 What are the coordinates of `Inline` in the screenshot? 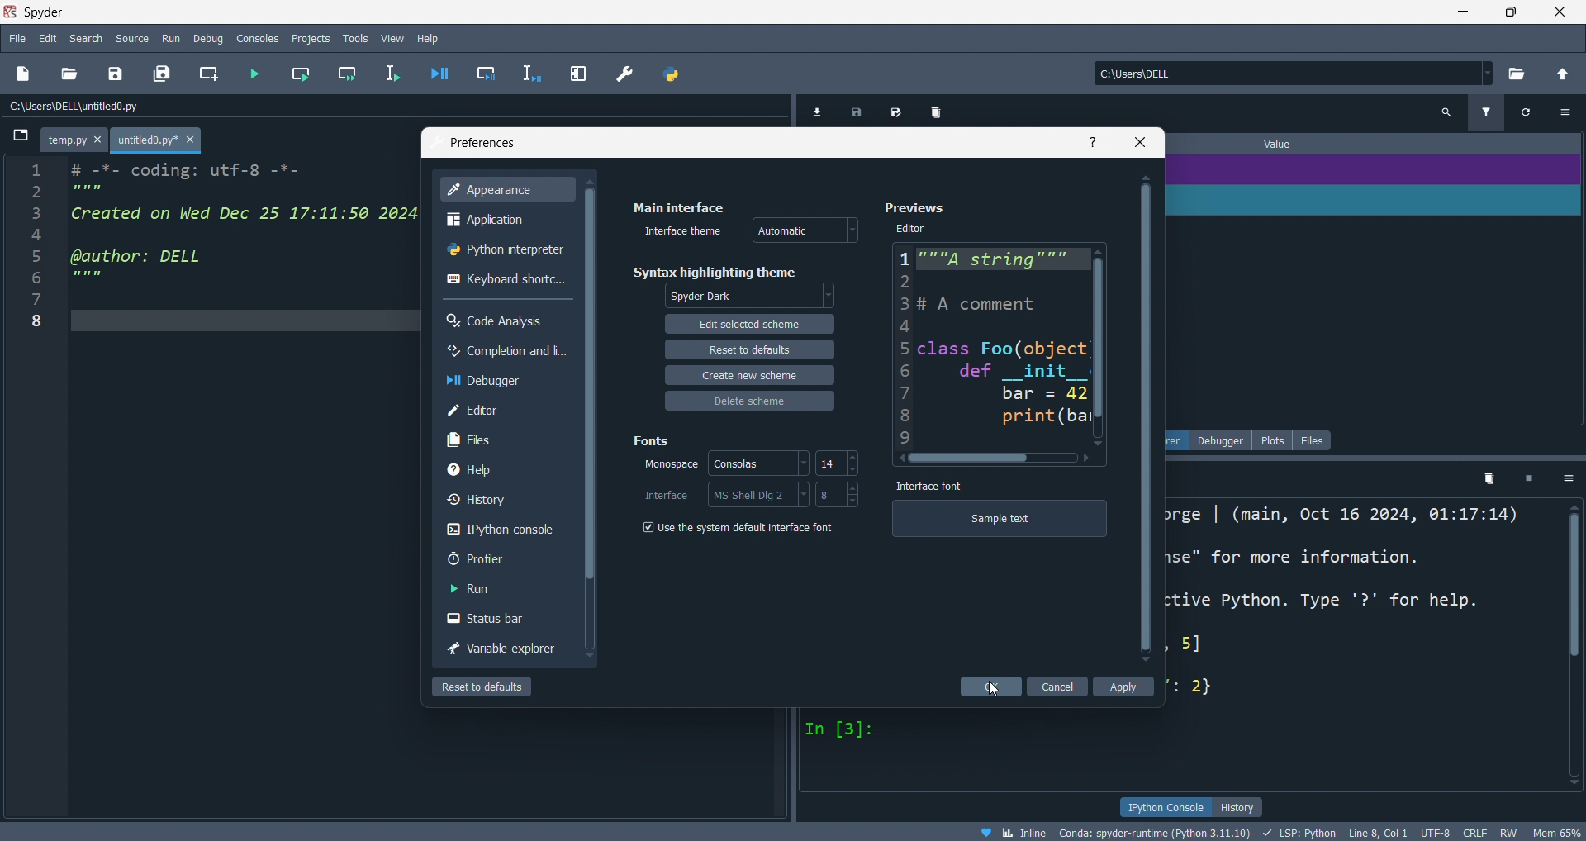 It's located at (1019, 831).